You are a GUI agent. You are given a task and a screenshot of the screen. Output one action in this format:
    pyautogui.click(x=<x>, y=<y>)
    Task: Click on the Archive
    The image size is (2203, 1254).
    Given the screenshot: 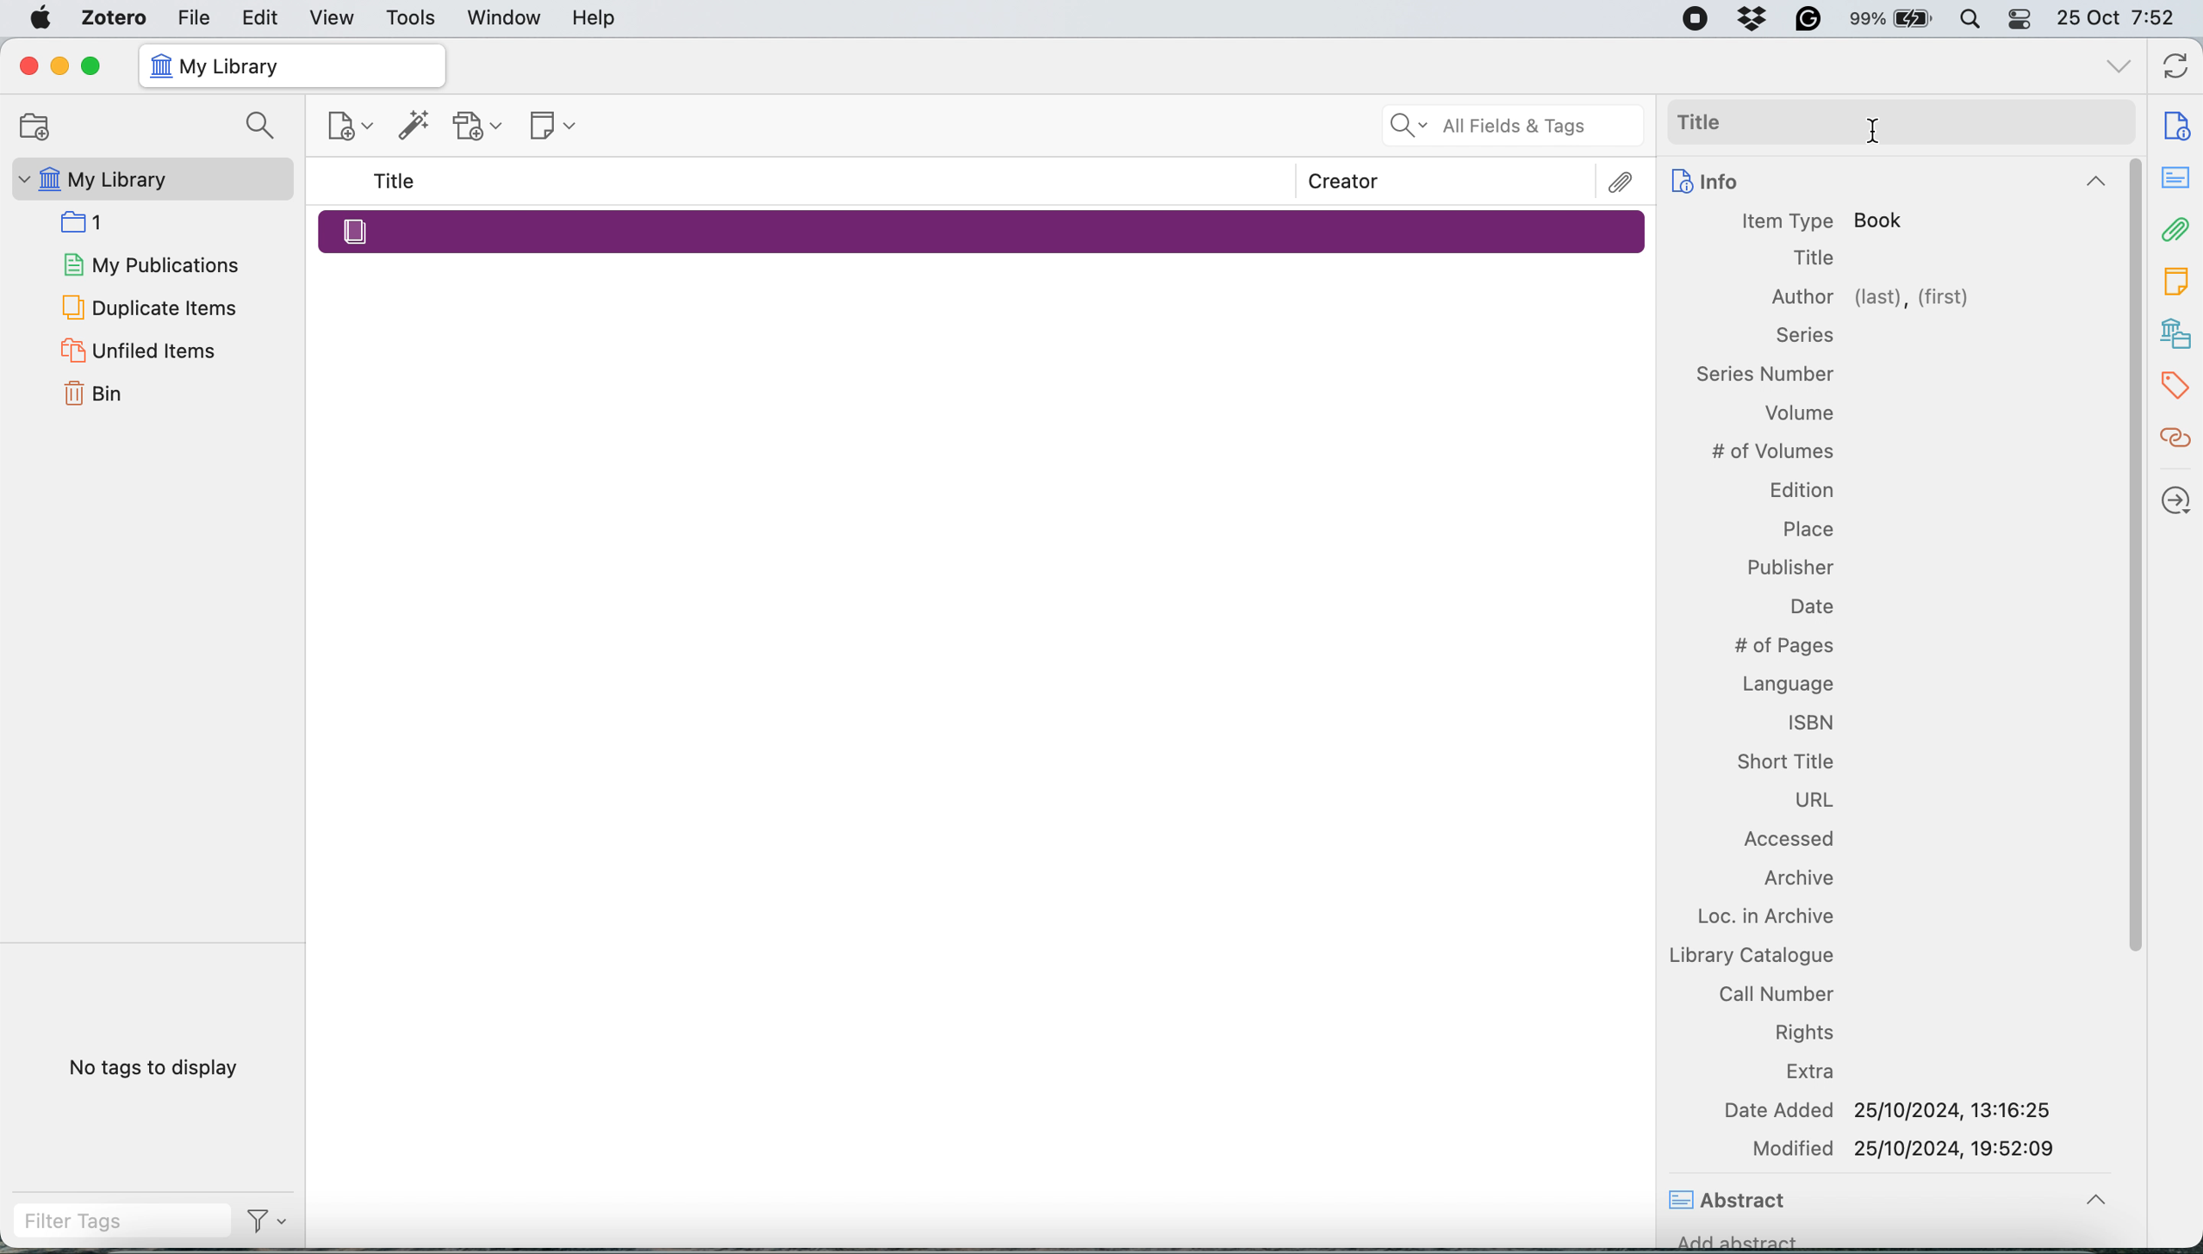 What is the action you would take?
    pyautogui.click(x=1795, y=880)
    